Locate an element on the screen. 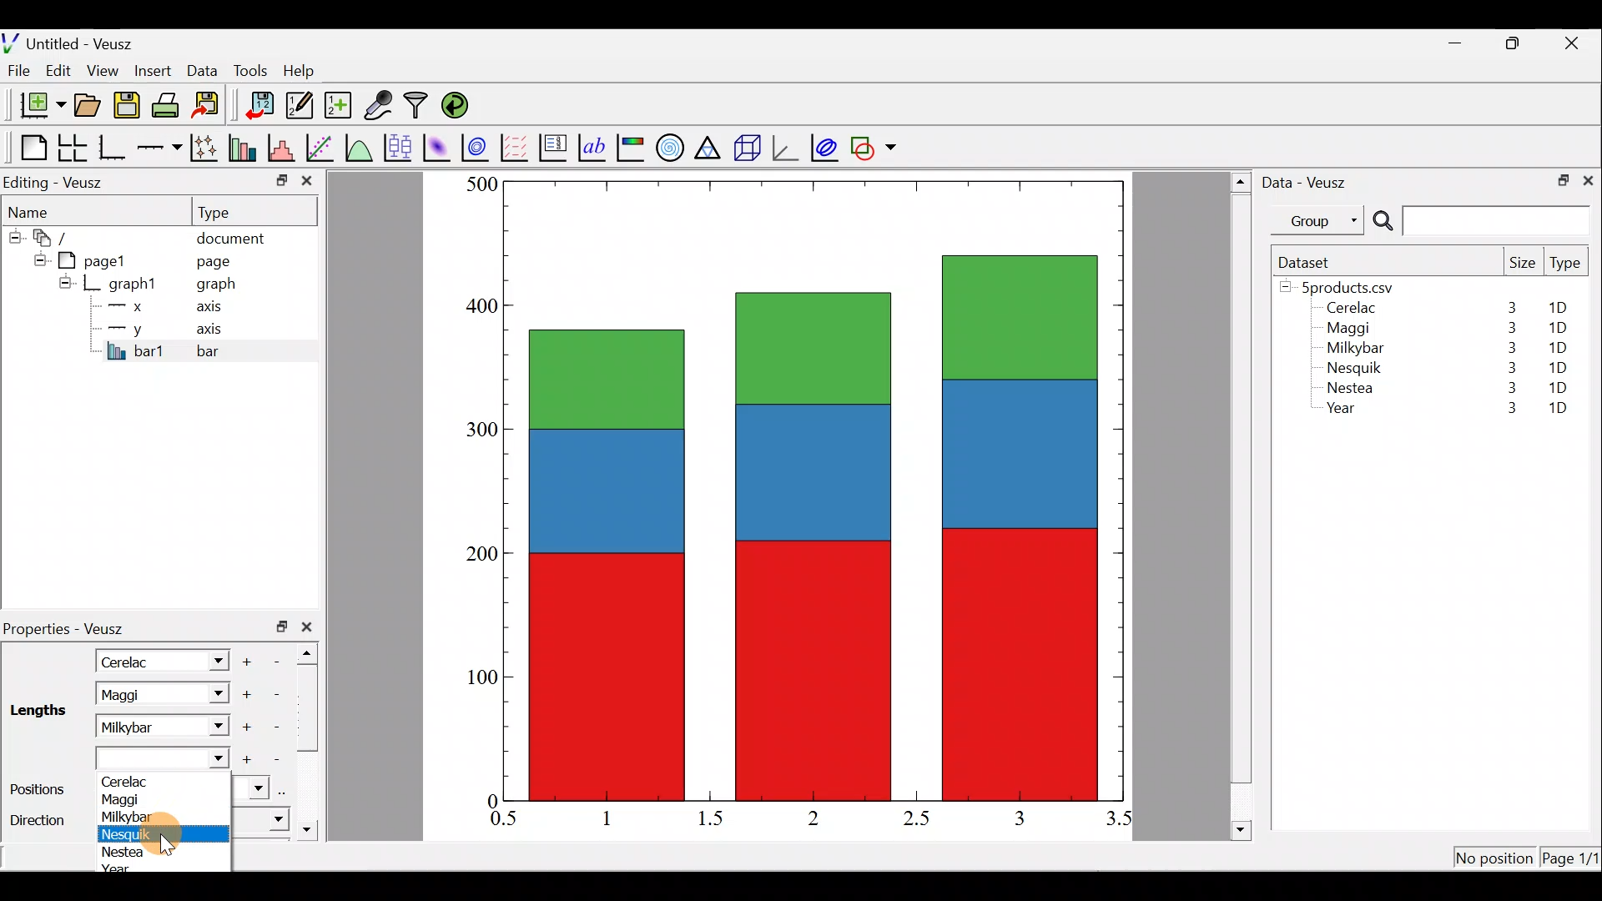  File is located at coordinates (16, 71).